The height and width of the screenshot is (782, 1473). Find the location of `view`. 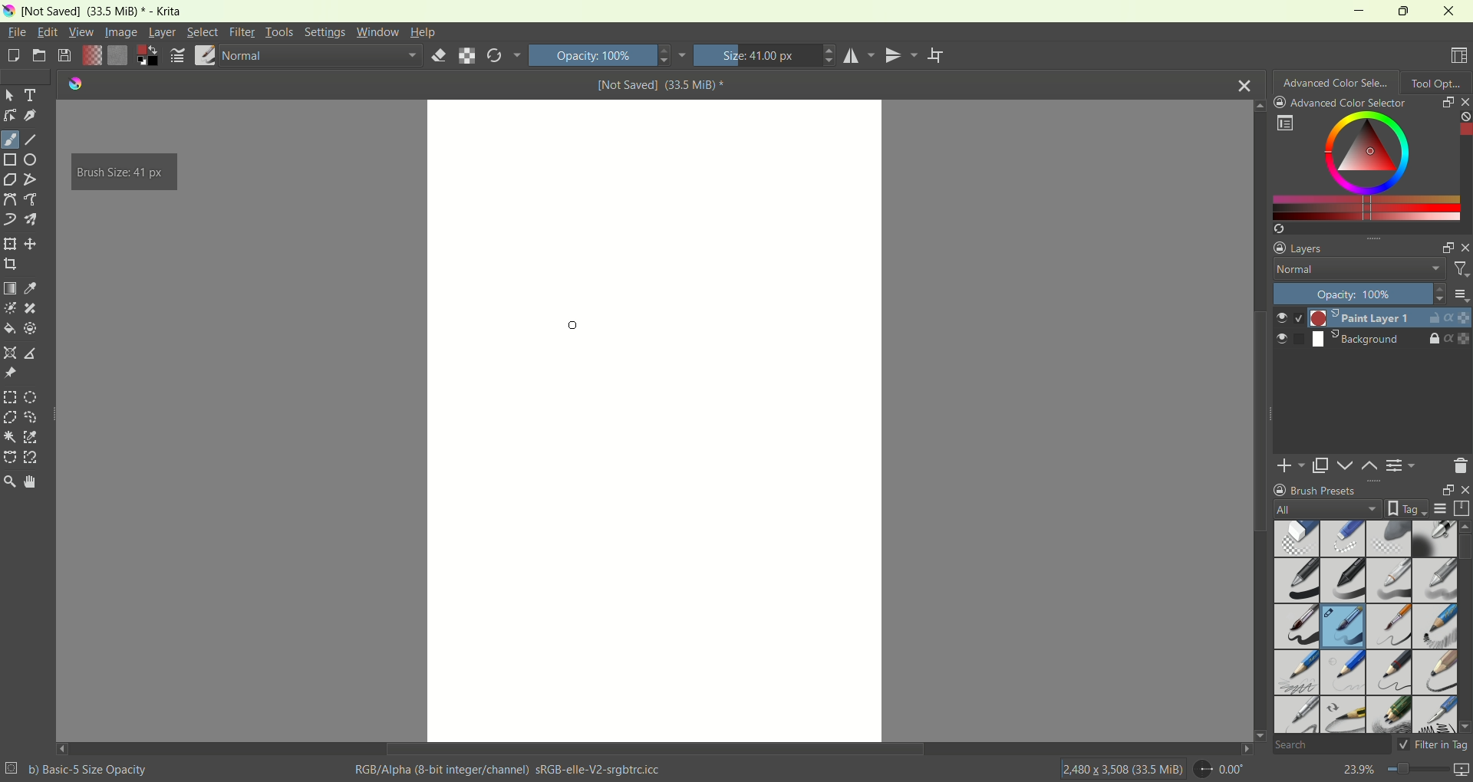

view is located at coordinates (80, 32).